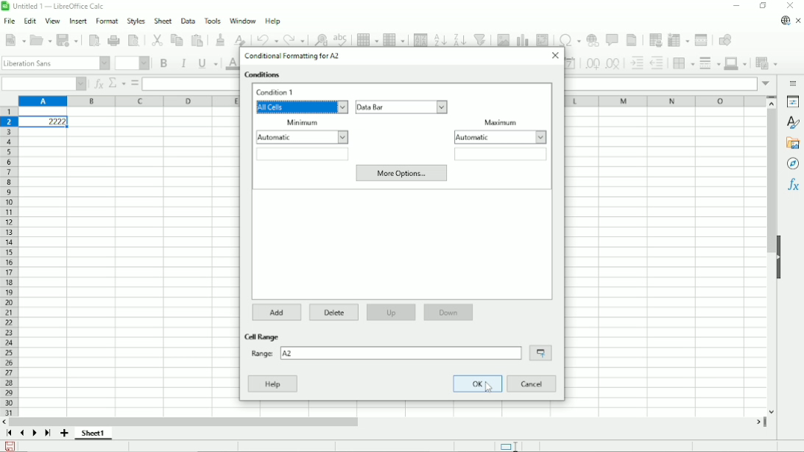 The height and width of the screenshot is (452, 804). What do you see at coordinates (794, 83) in the screenshot?
I see `Sidebar settings` at bounding box center [794, 83].